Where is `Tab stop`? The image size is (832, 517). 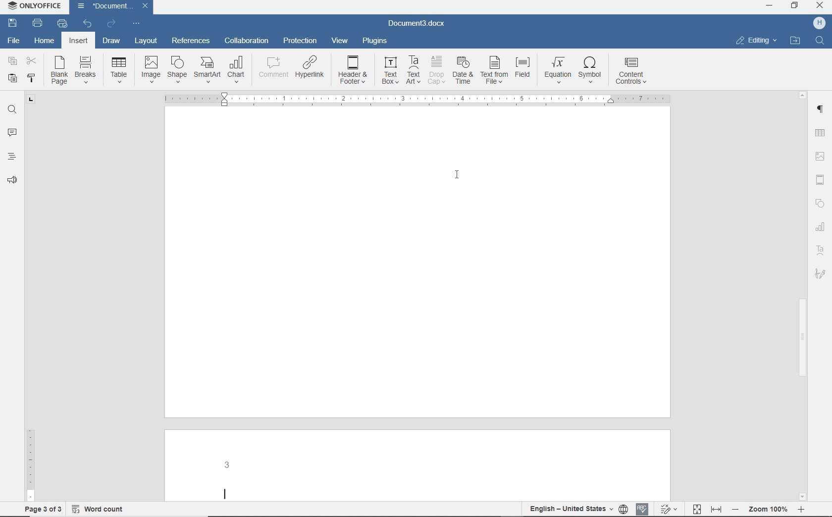 Tab stop is located at coordinates (32, 103).